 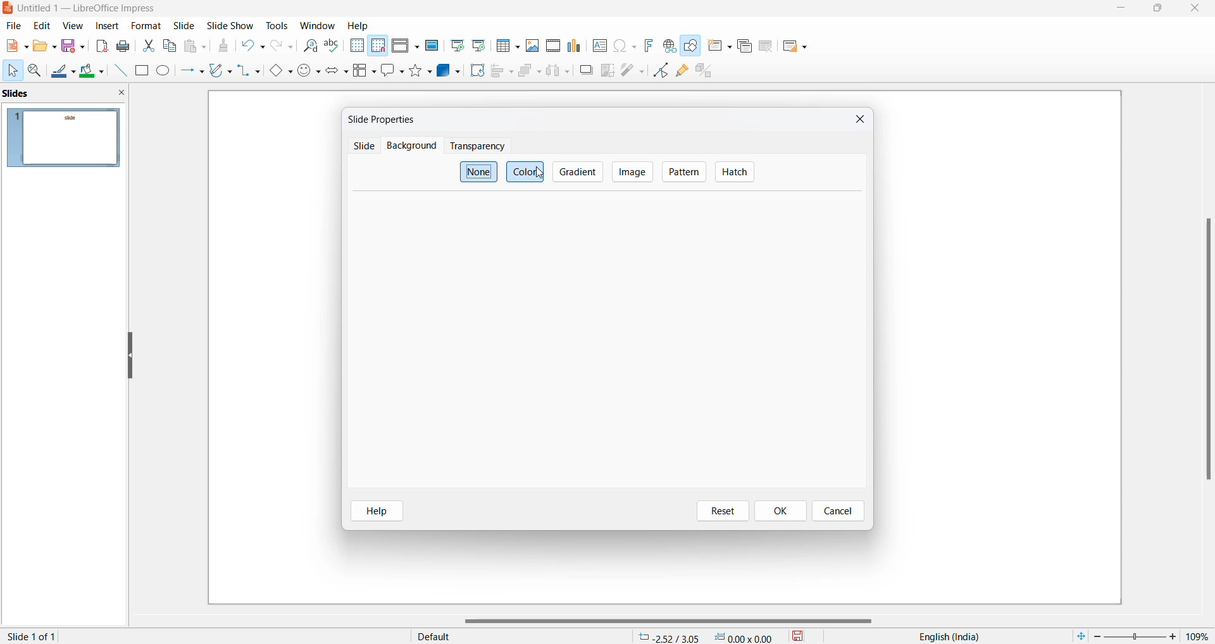 I want to click on close, so click(x=1123, y=9).